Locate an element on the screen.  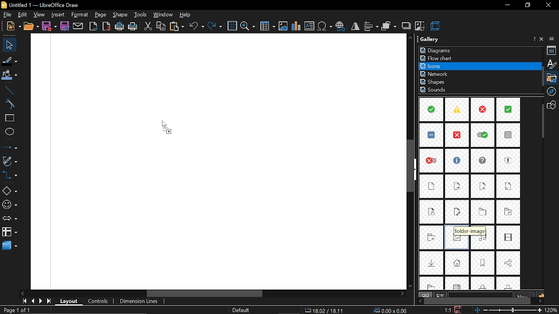
rectangle is located at coordinates (8, 118).